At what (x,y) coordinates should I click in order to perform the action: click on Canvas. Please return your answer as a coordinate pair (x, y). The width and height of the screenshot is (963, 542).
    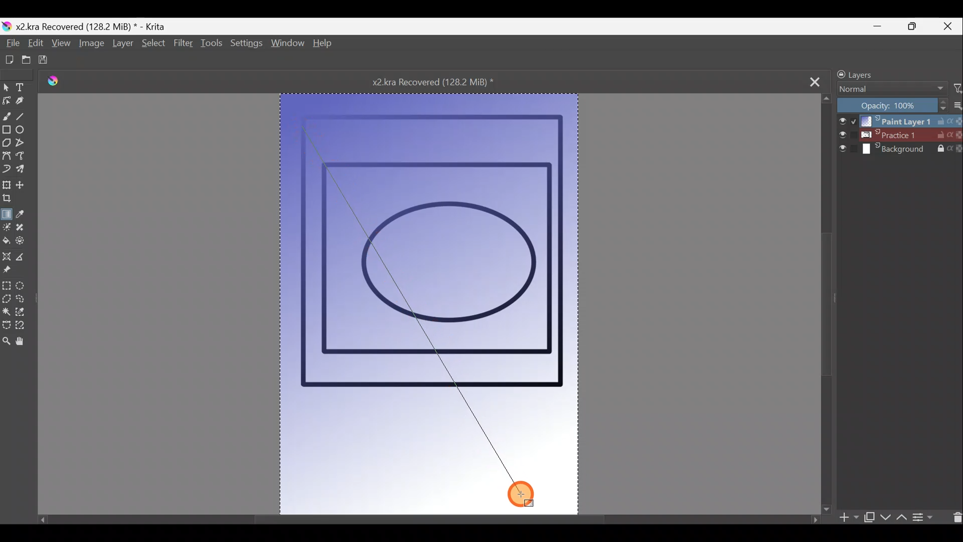
    Looking at the image, I should click on (429, 300).